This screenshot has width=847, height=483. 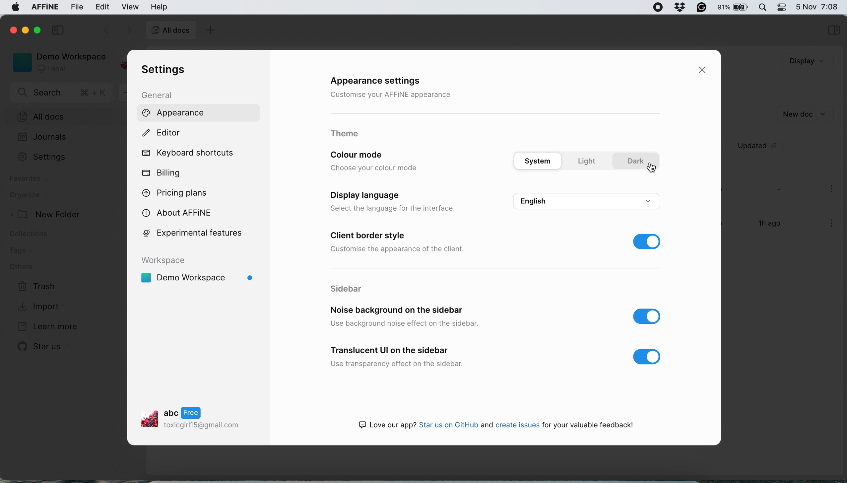 What do you see at coordinates (57, 29) in the screenshot?
I see `collapse sidebar` at bounding box center [57, 29].